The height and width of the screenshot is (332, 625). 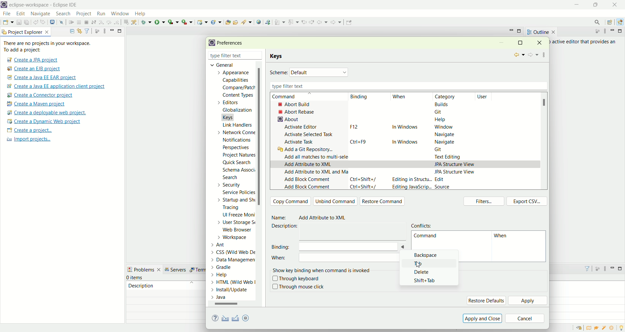 I want to click on content types, so click(x=236, y=95).